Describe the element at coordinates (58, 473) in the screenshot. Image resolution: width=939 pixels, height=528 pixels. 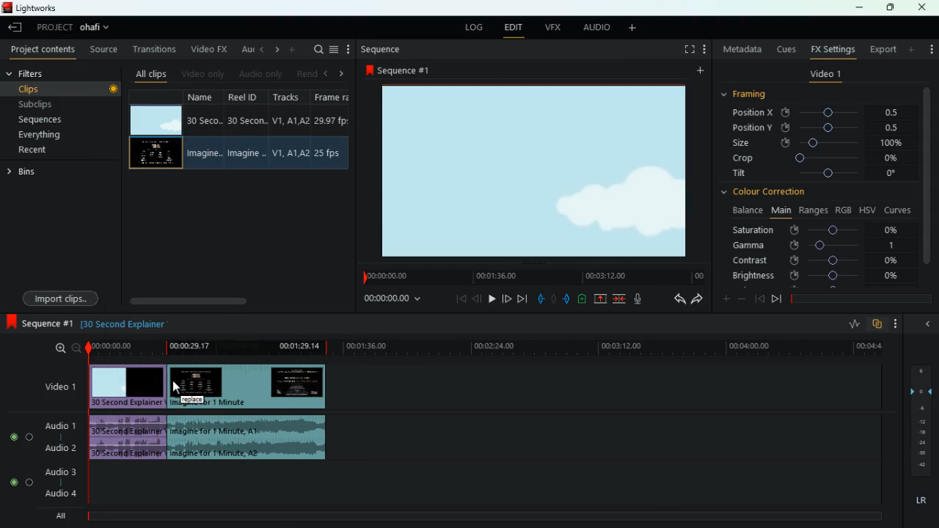
I see `audio 3` at that location.